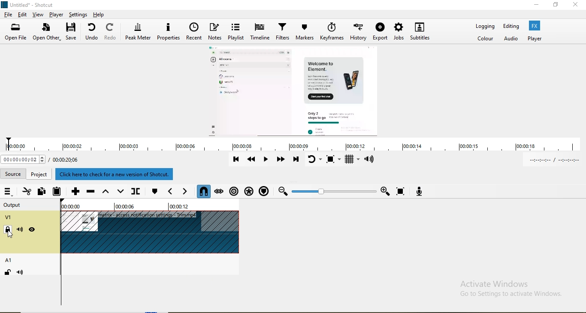 This screenshot has height=313, width=586. What do you see at coordinates (106, 193) in the screenshot?
I see `Lift` at bounding box center [106, 193].